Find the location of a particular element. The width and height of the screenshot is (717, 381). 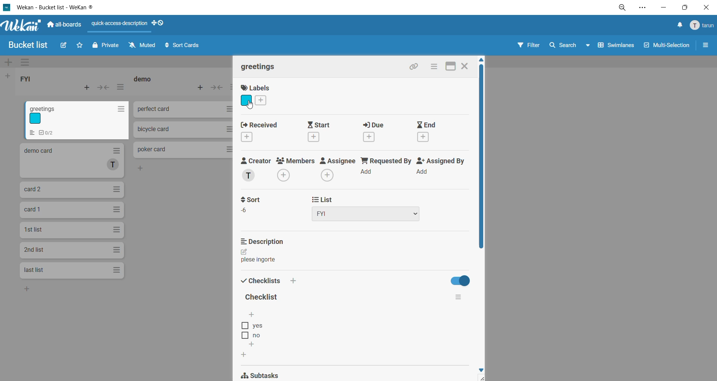

card actions is located at coordinates (436, 66).